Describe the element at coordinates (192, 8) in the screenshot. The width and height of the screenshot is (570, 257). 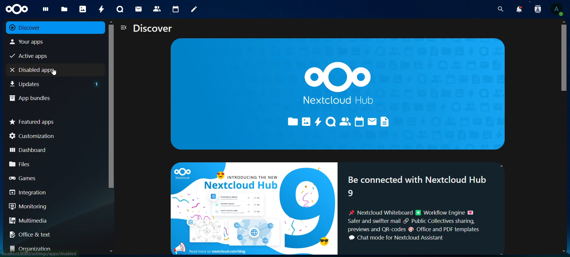
I see `notes` at that location.